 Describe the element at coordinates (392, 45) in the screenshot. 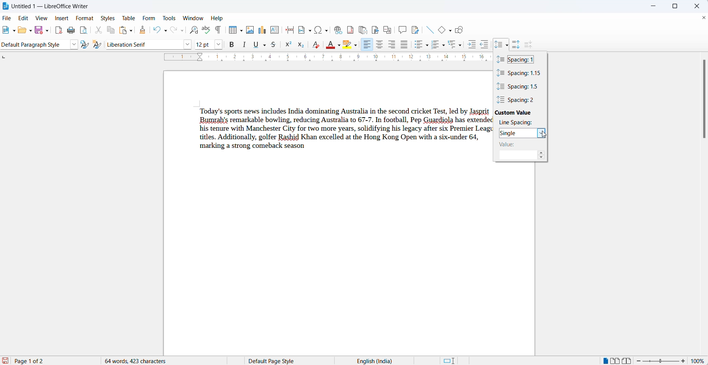

I see `text align right` at that location.